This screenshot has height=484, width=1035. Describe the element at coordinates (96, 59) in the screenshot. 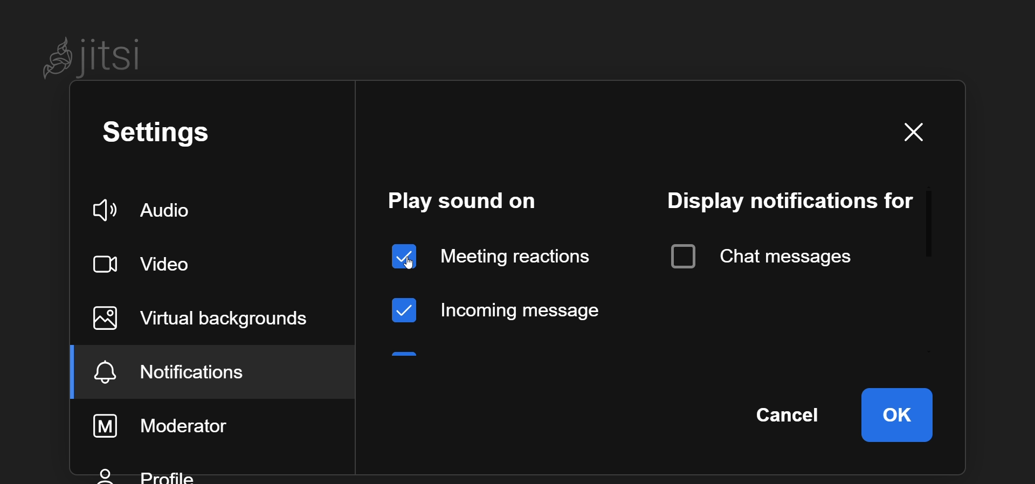

I see `Jitsi` at that location.